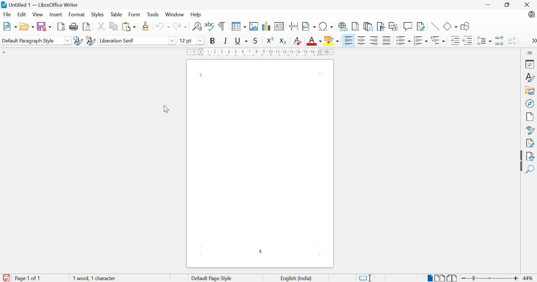 This screenshot has width=537, height=282. Describe the element at coordinates (342, 27) in the screenshot. I see `Insert hyperlink` at that location.